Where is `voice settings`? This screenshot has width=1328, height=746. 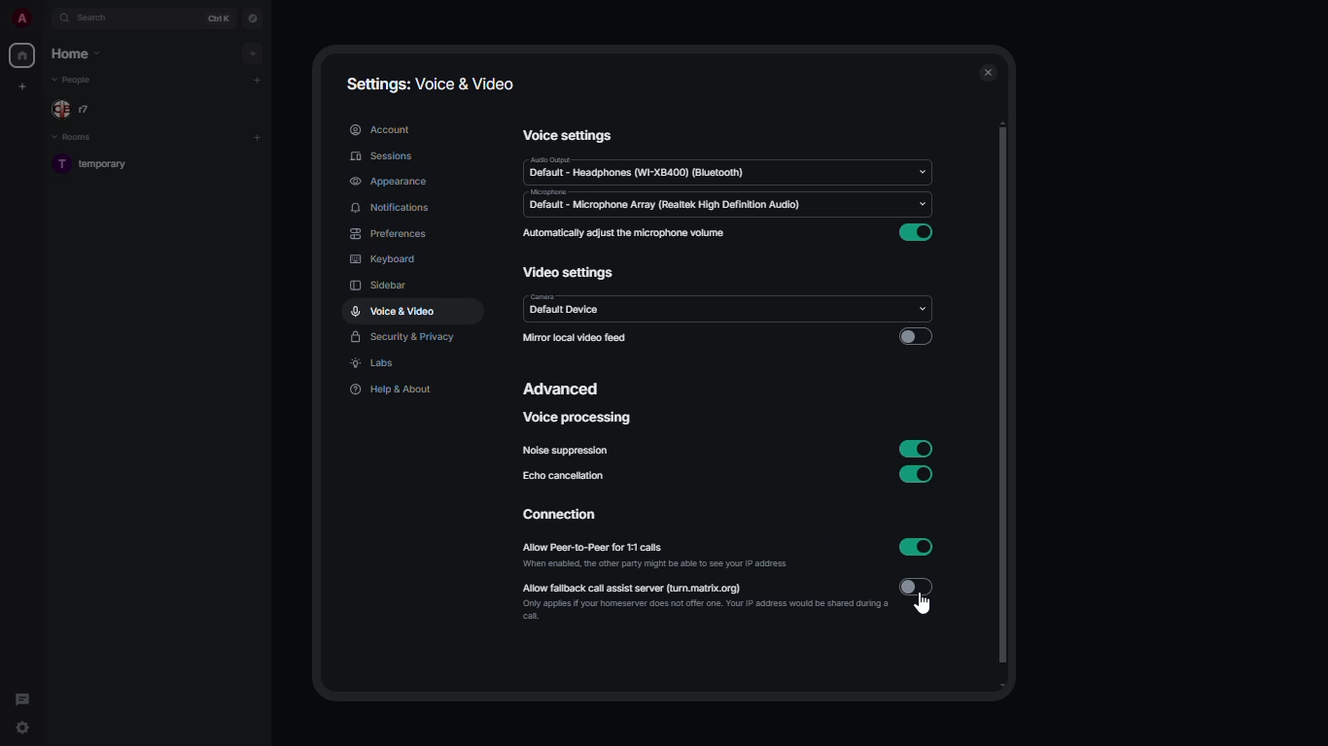 voice settings is located at coordinates (571, 136).